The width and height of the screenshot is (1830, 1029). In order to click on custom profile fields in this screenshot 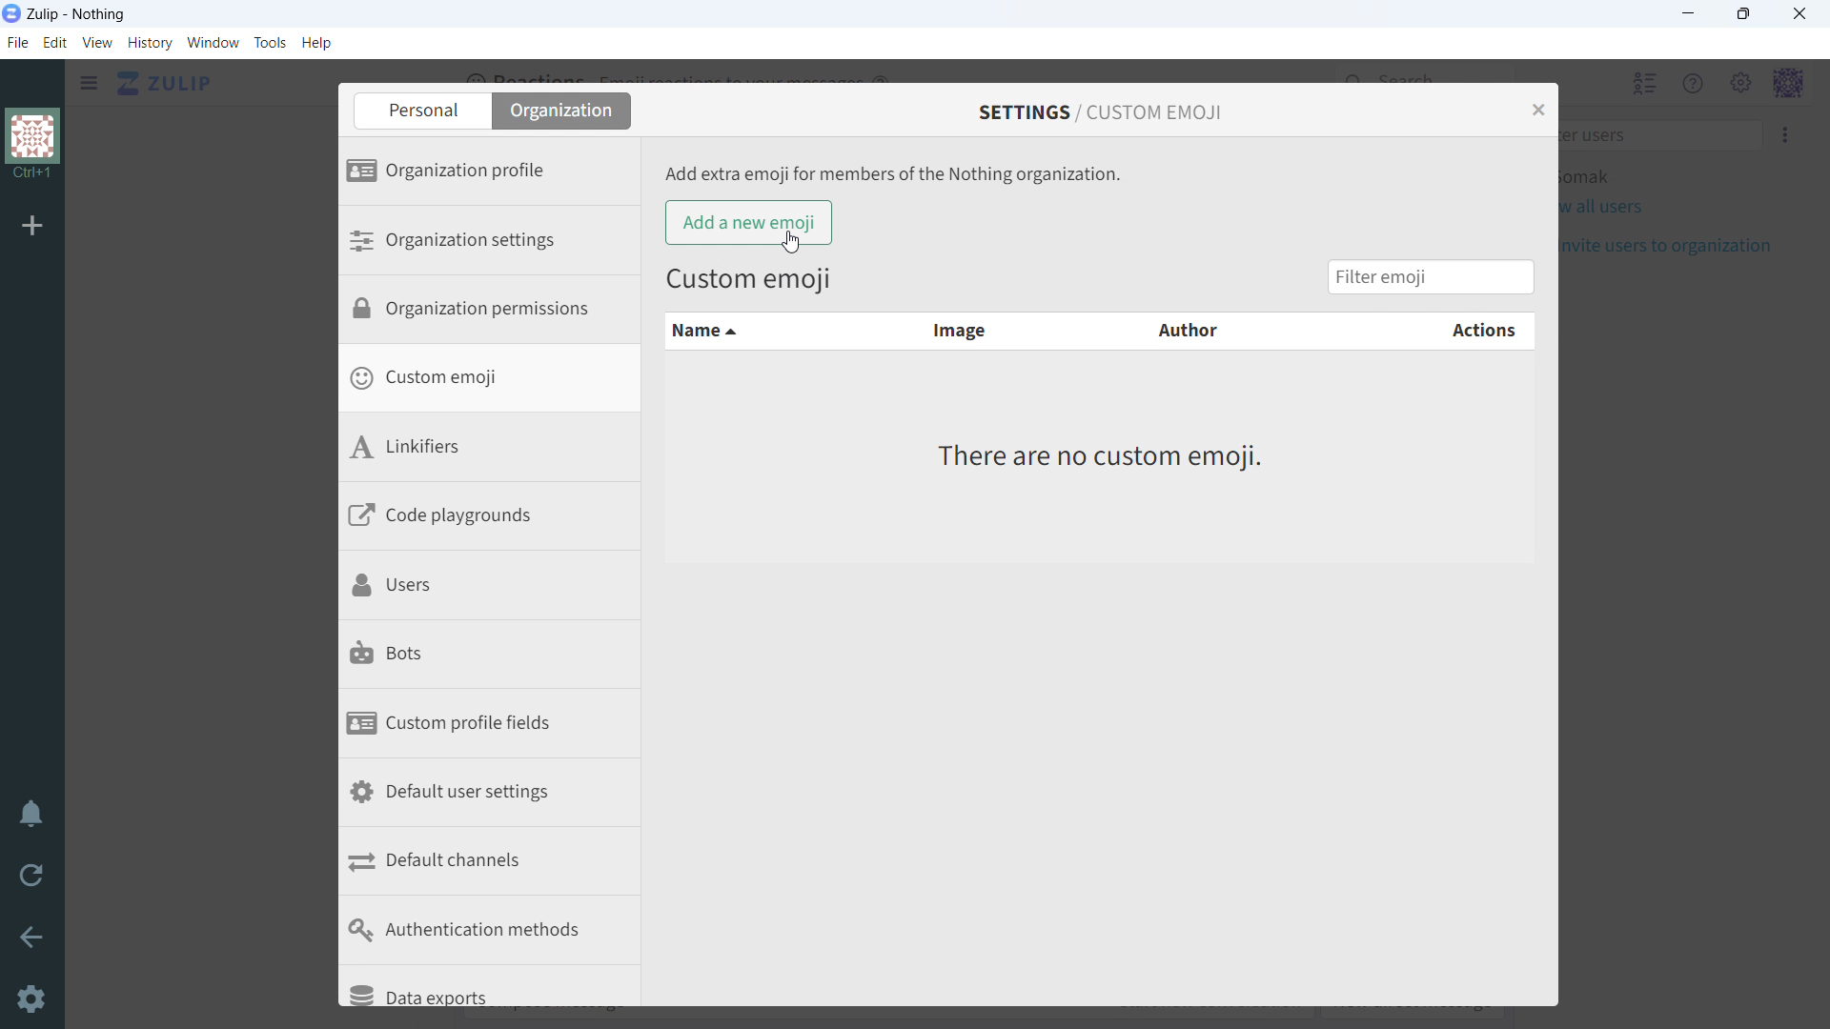, I will do `click(488, 725)`.